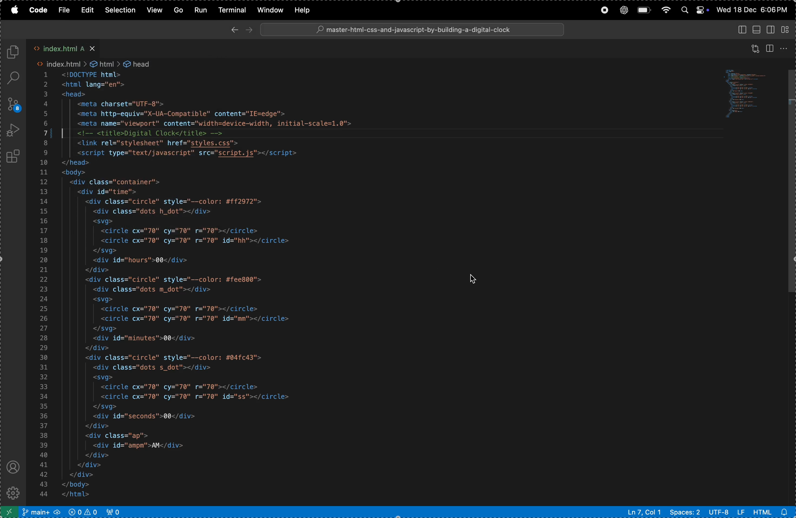 The height and width of the screenshot is (518, 796). What do you see at coordinates (154, 10) in the screenshot?
I see `view` at bounding box center [154, 10].